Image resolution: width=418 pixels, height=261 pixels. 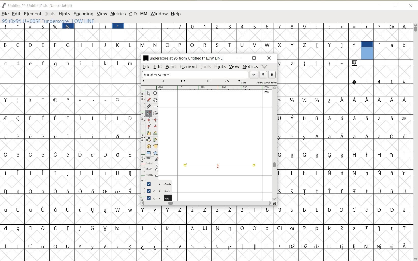 What do you see at coordinates (148, 133) in the screenshot?
I see `scale the selection` at bounding box center [148, 133].